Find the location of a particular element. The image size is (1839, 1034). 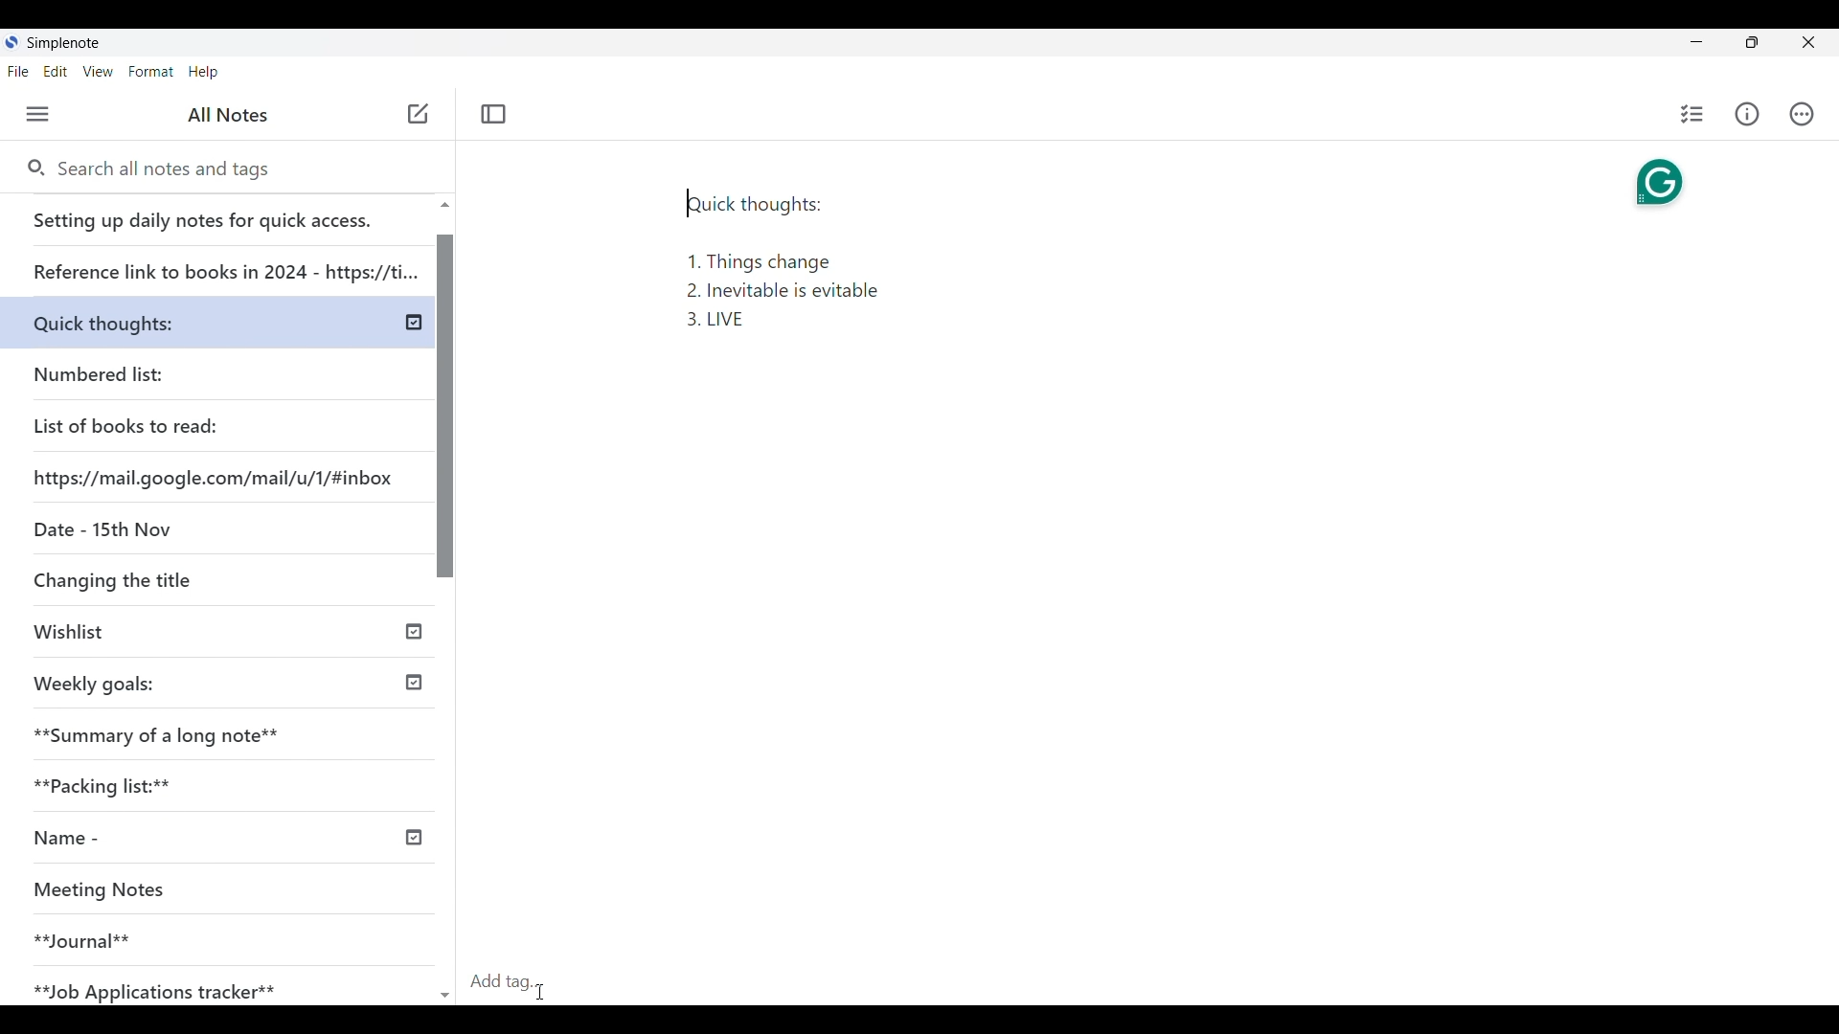

Numbered list is located at coordinates (153, 371).